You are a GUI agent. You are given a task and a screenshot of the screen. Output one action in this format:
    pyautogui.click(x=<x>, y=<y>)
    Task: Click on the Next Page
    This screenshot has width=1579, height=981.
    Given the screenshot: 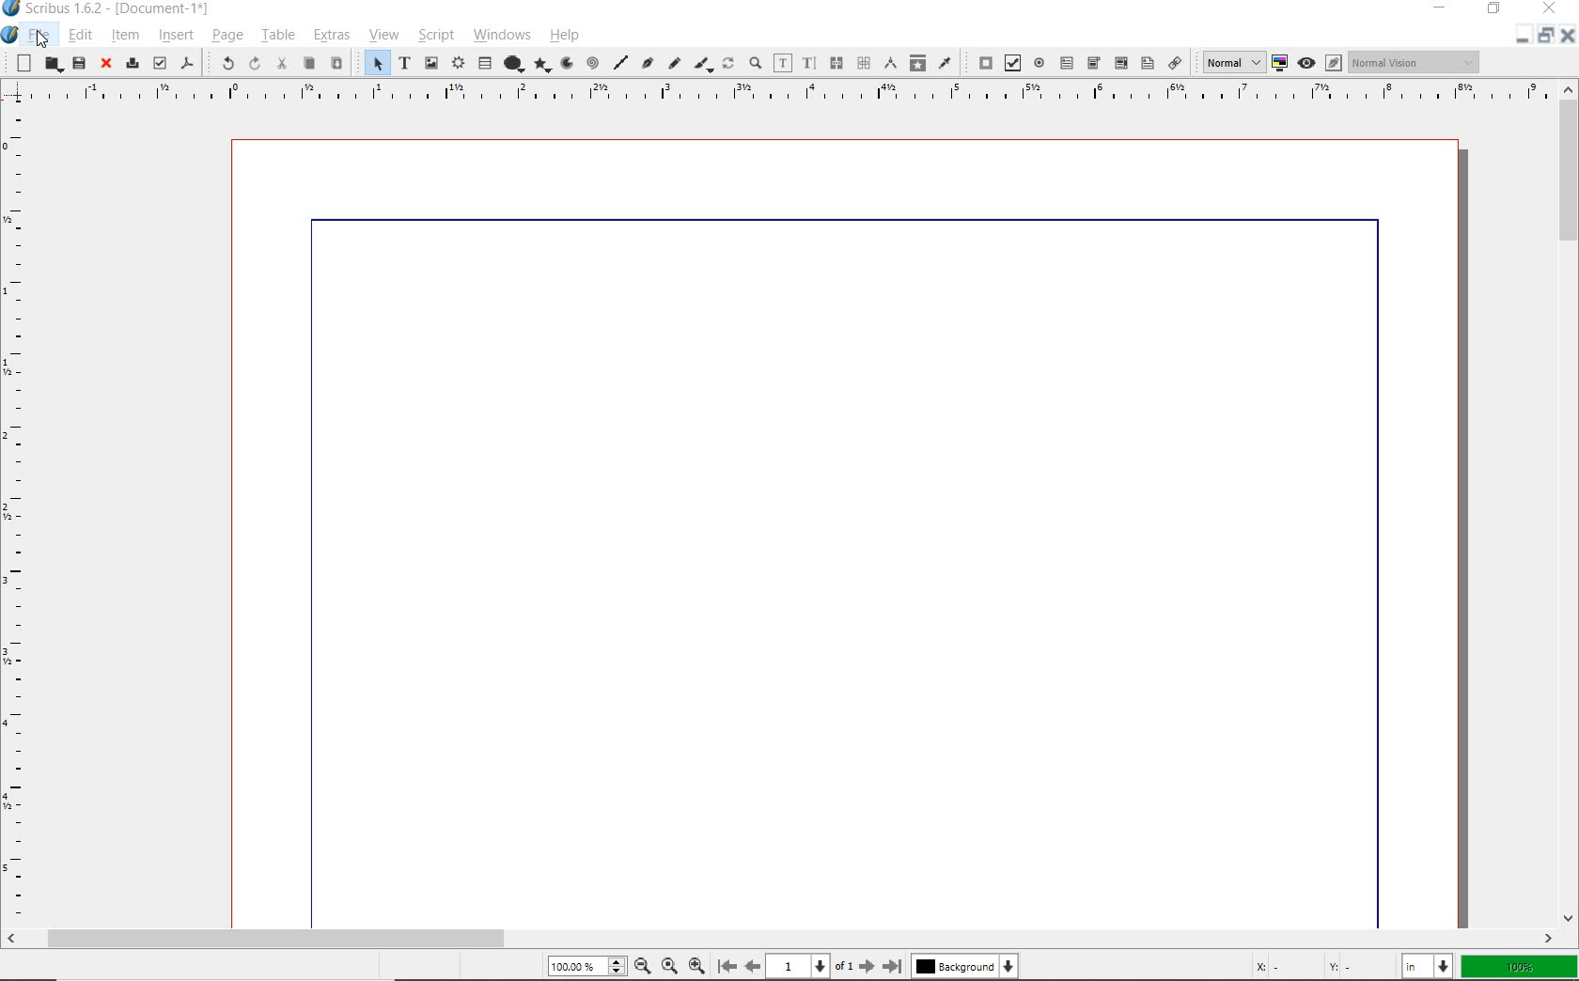 What is the action you would take?
    pyautogui.click(x=868, y=967)
    